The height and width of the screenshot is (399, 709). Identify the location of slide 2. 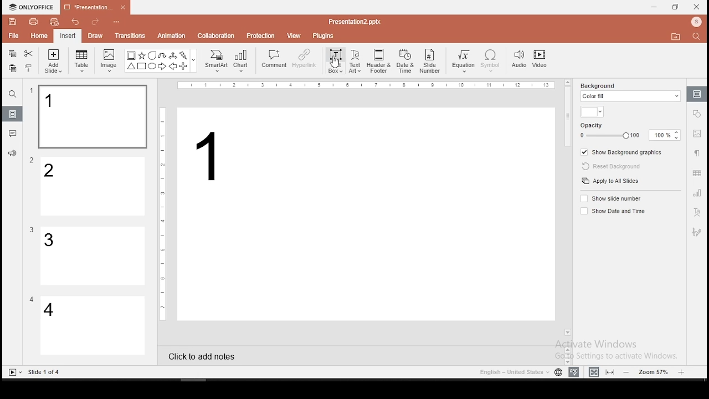
(94, 187).